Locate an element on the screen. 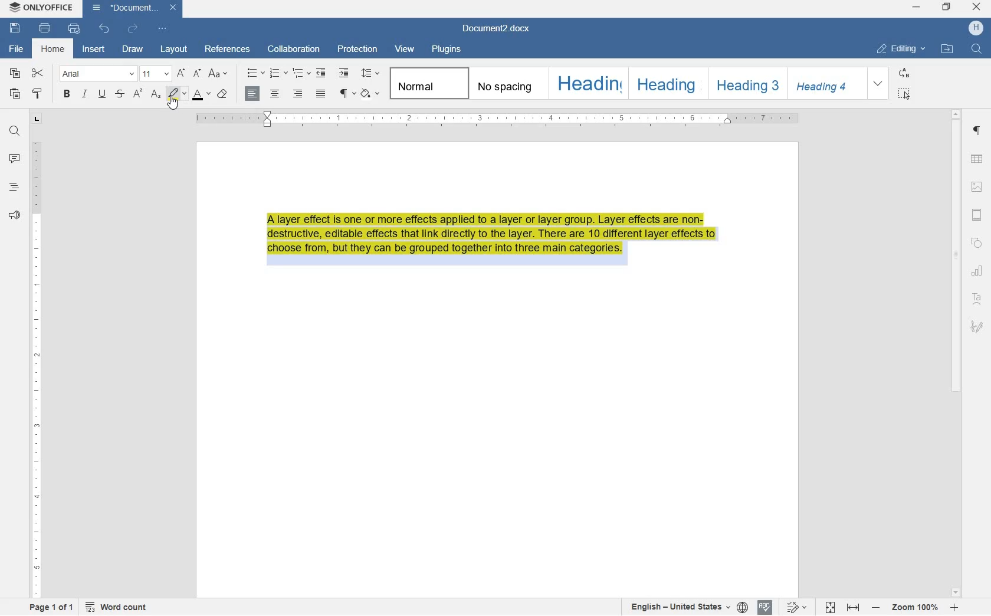 The height and width of the screenshot is (616, 991). ITALIC is located at coordinates (84, 94).